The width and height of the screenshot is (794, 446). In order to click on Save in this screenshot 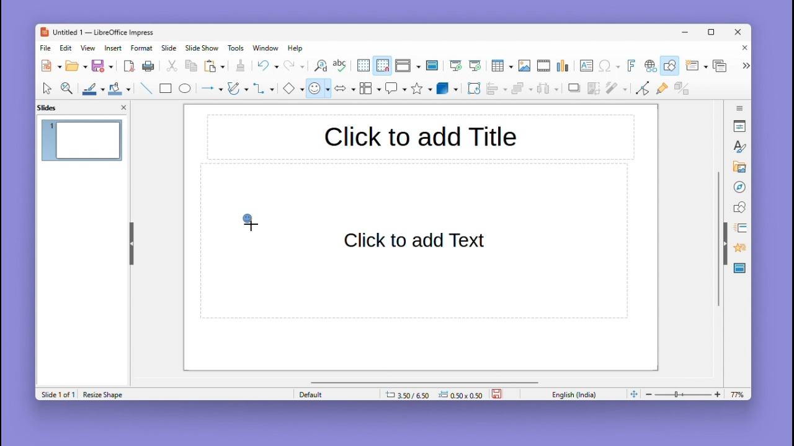, I will do `click(103, 66)`.